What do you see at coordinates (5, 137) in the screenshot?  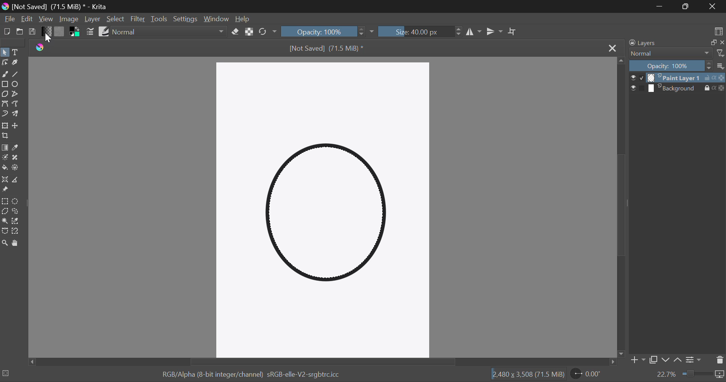 I see `Crop` at bounding box center [5, 137].